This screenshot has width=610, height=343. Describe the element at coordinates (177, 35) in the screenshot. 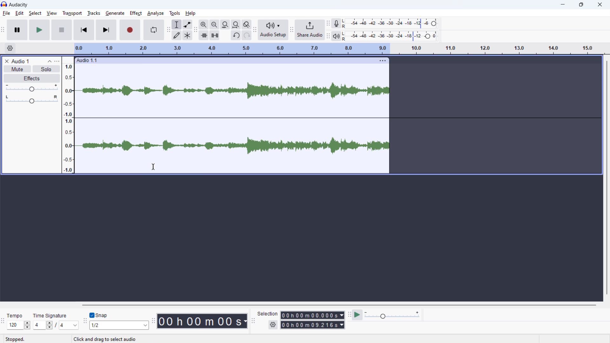

I see `draw tool` at that location.